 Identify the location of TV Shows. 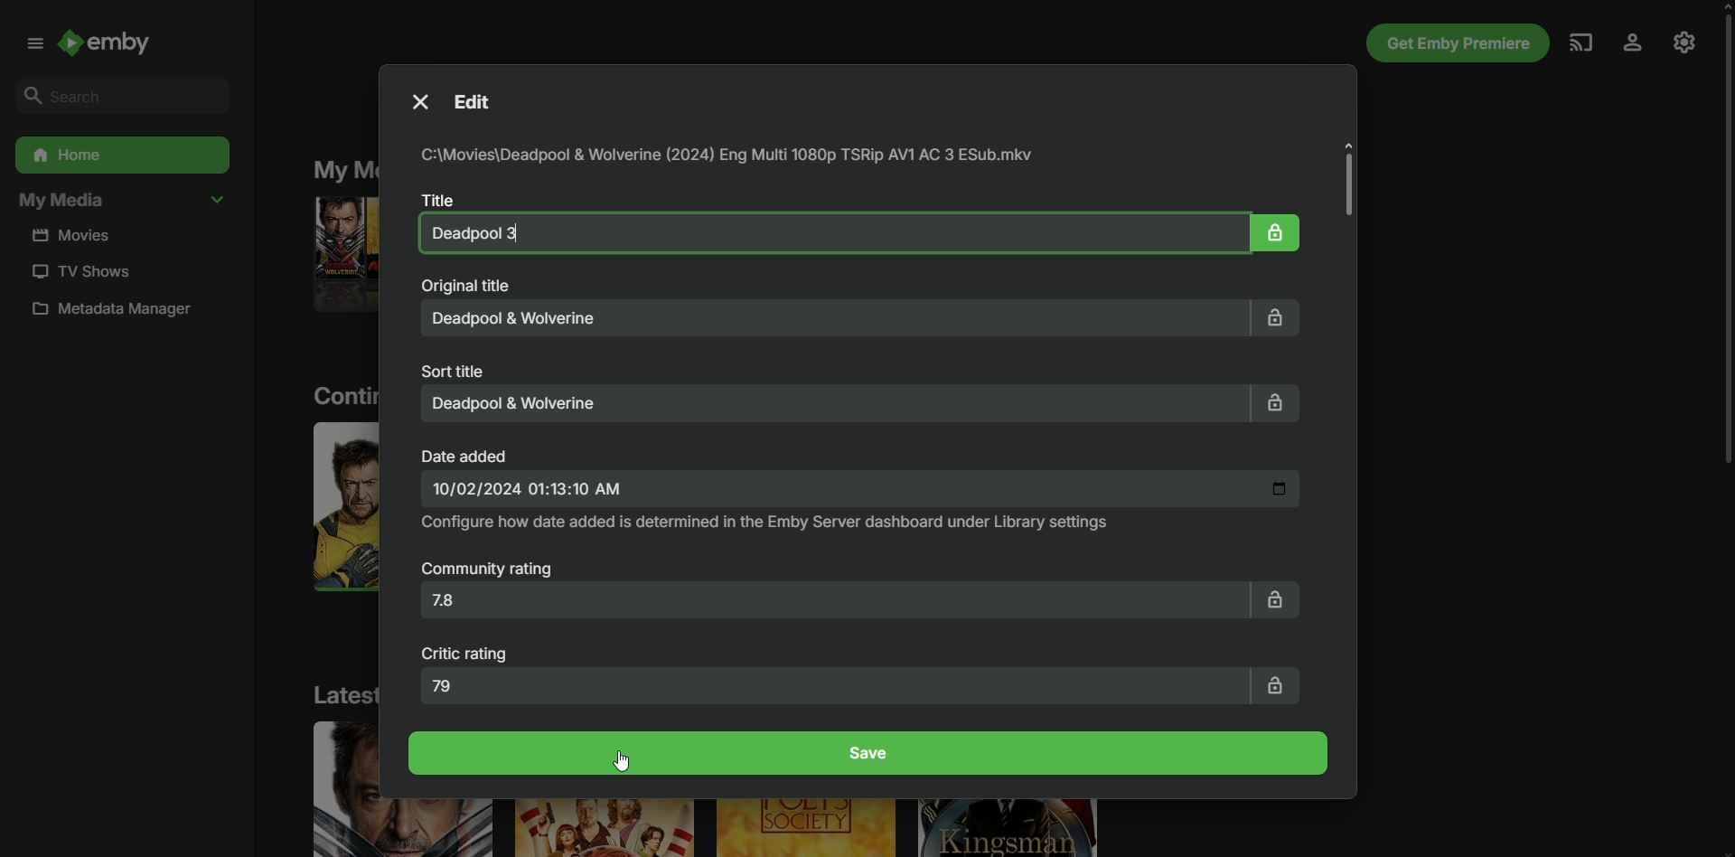
(79, 271).